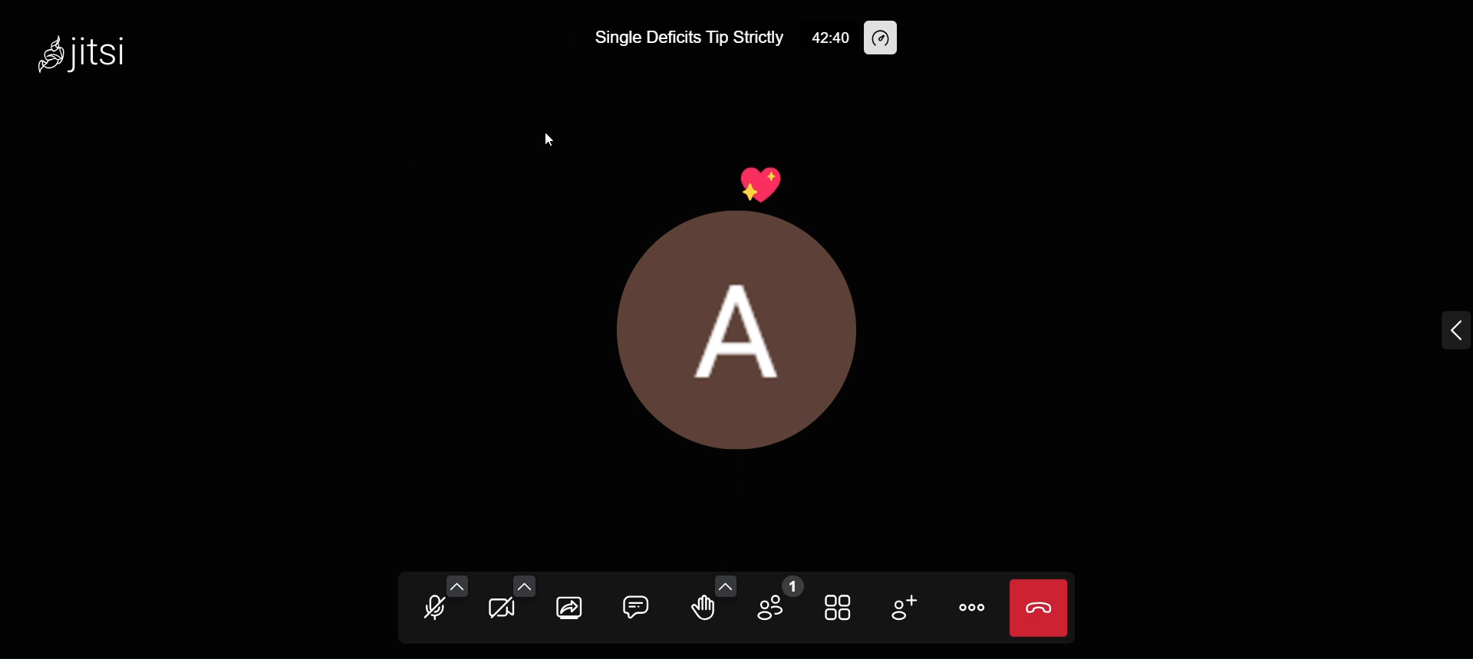 This screenshot has height=659, width=1473. What do you see at coordinates (727, 585) in the screenshot?
I see `more reactions` at bounding box center [727, 585].